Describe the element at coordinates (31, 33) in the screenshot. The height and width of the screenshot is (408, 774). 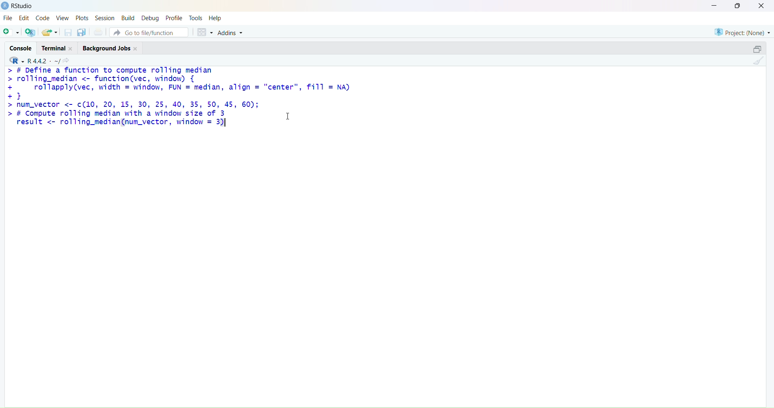
I see `add R file` at that location.